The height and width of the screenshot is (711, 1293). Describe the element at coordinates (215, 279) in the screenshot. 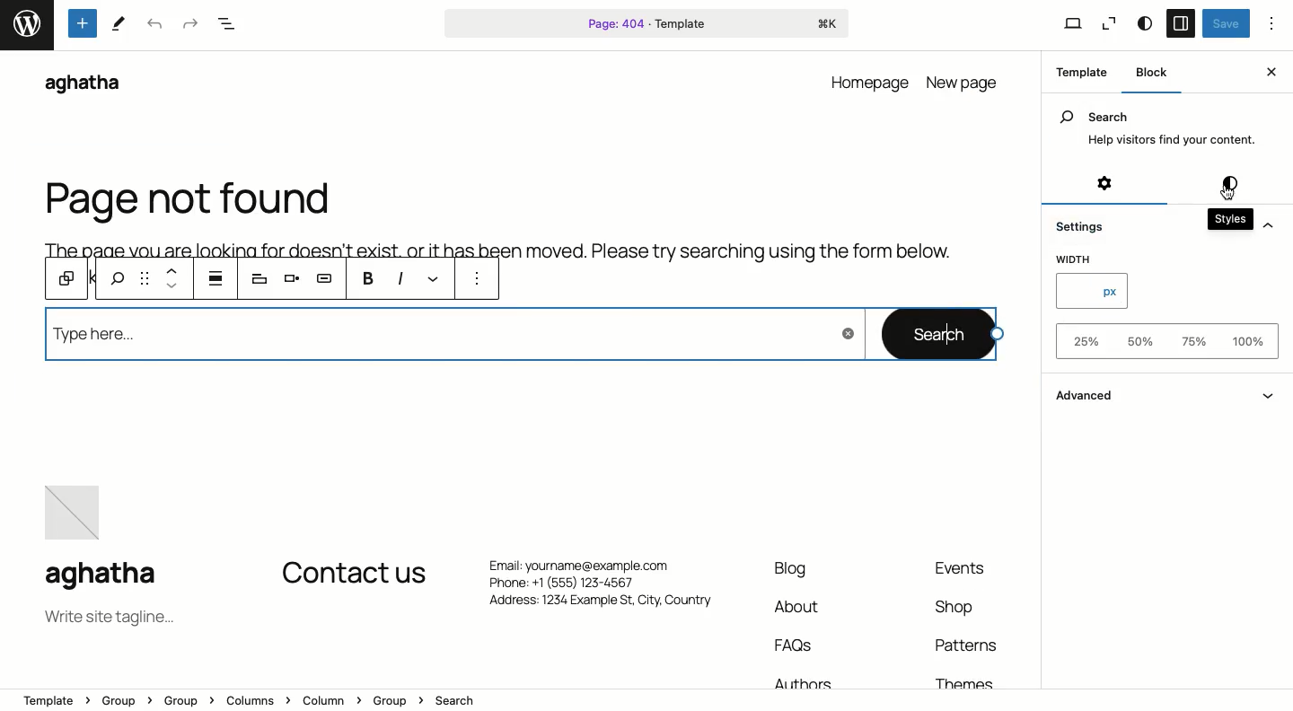

I see `justification` at that location.